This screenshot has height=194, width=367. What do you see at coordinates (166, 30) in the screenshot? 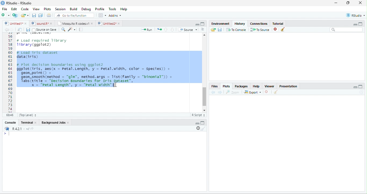
I see `up` at bounding box center [166, 30].